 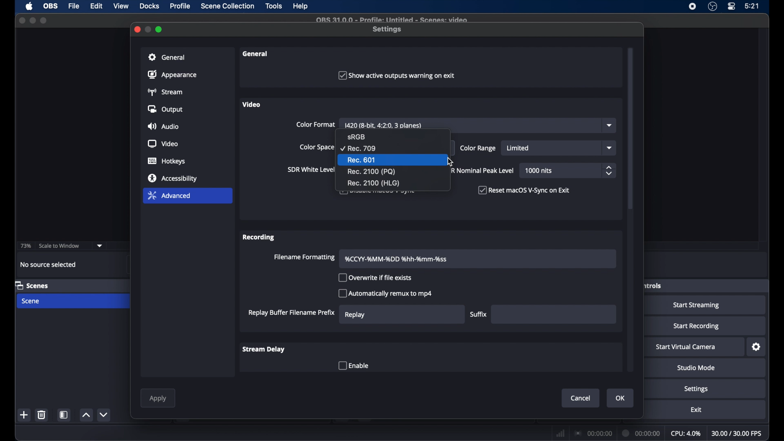 I want to click on scene filters, so click(x=64, y=415).